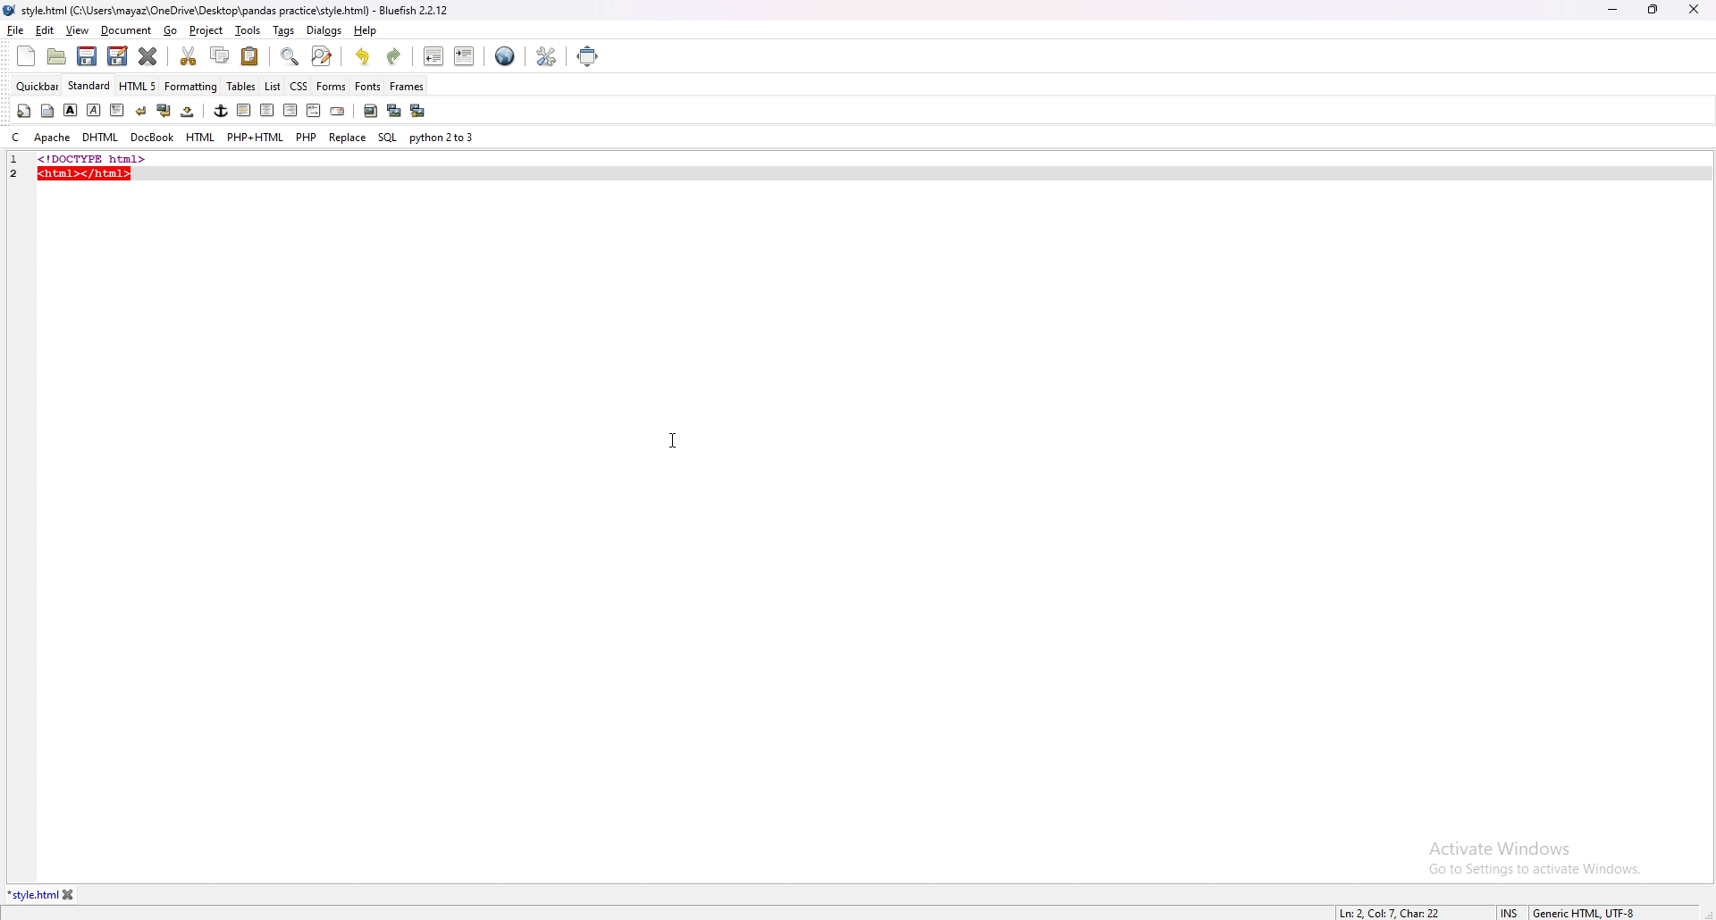 The width and height of the screenshot is (1716, 920). What do you see at coordinates (1510, 912) in the screenshot?
I see `cursor mode` at bounding box center [1510, 912].